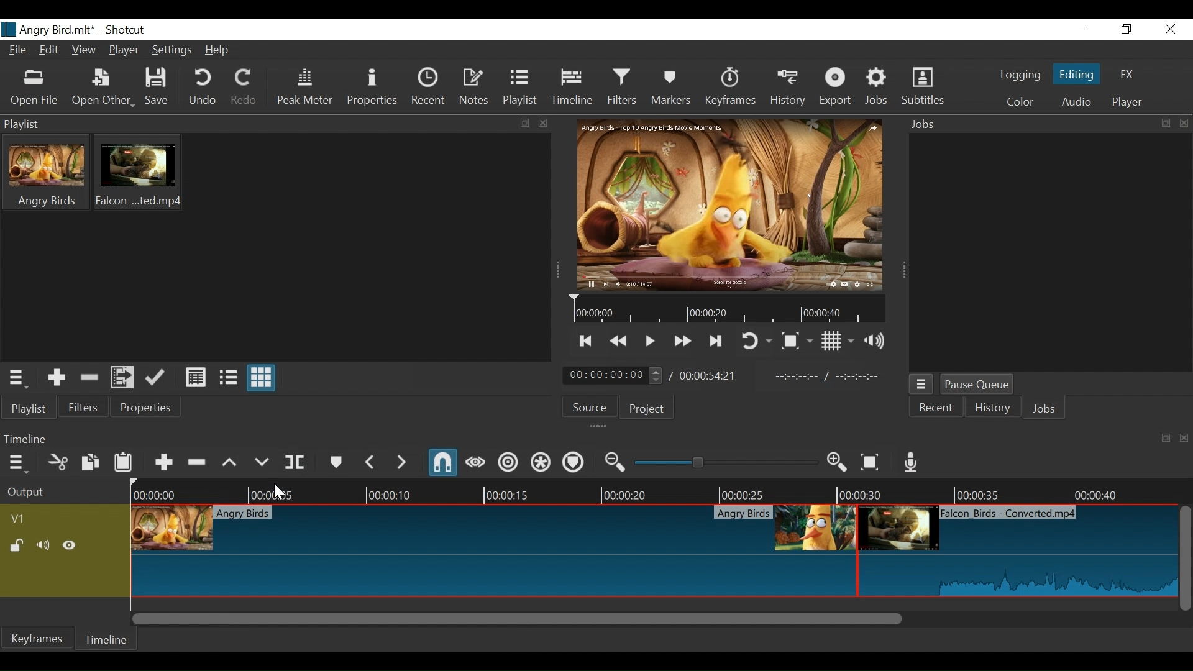 This screenshot has height=671, width=1193. What do you see at coordinates (18, 50) in the screenshot?
I see `File` at bounding box center [18, 50].